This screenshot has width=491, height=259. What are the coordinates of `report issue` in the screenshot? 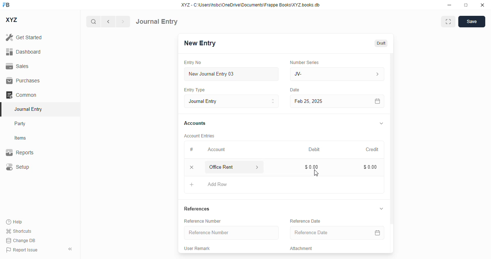 It's located at (22, 250).